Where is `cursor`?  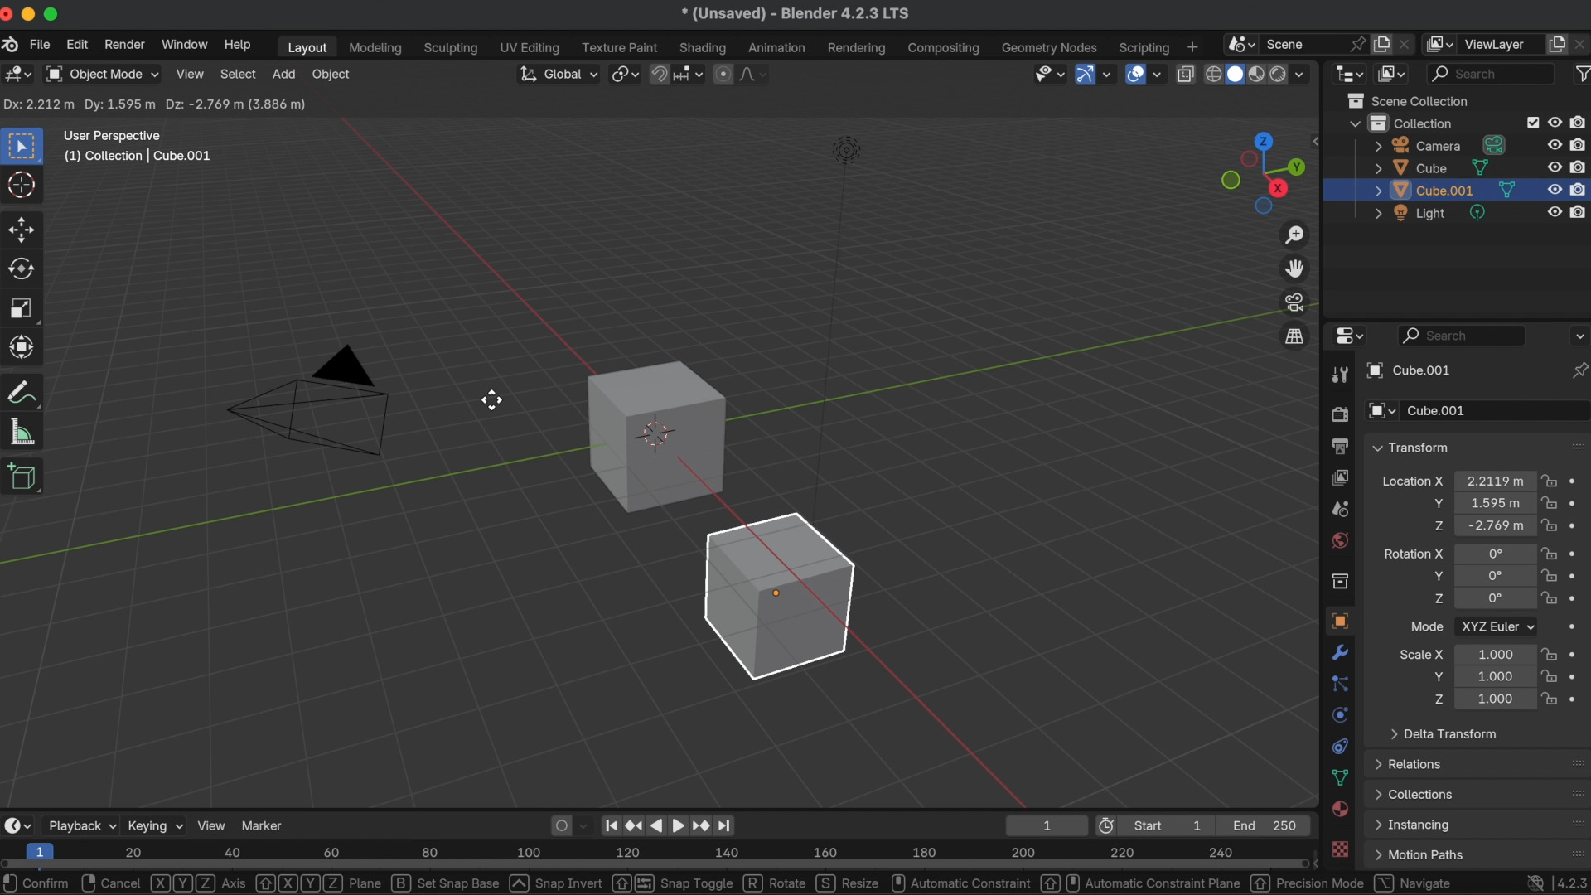 cursor is located at coordinates (492, 401).